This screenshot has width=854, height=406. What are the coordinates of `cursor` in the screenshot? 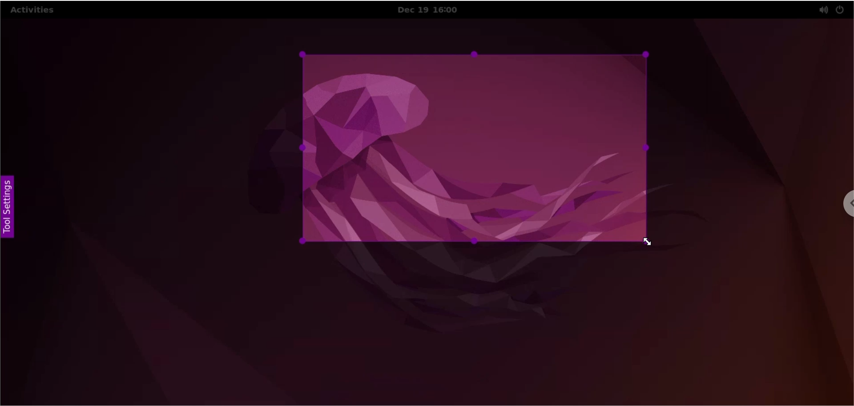 It's located at (652, 243).